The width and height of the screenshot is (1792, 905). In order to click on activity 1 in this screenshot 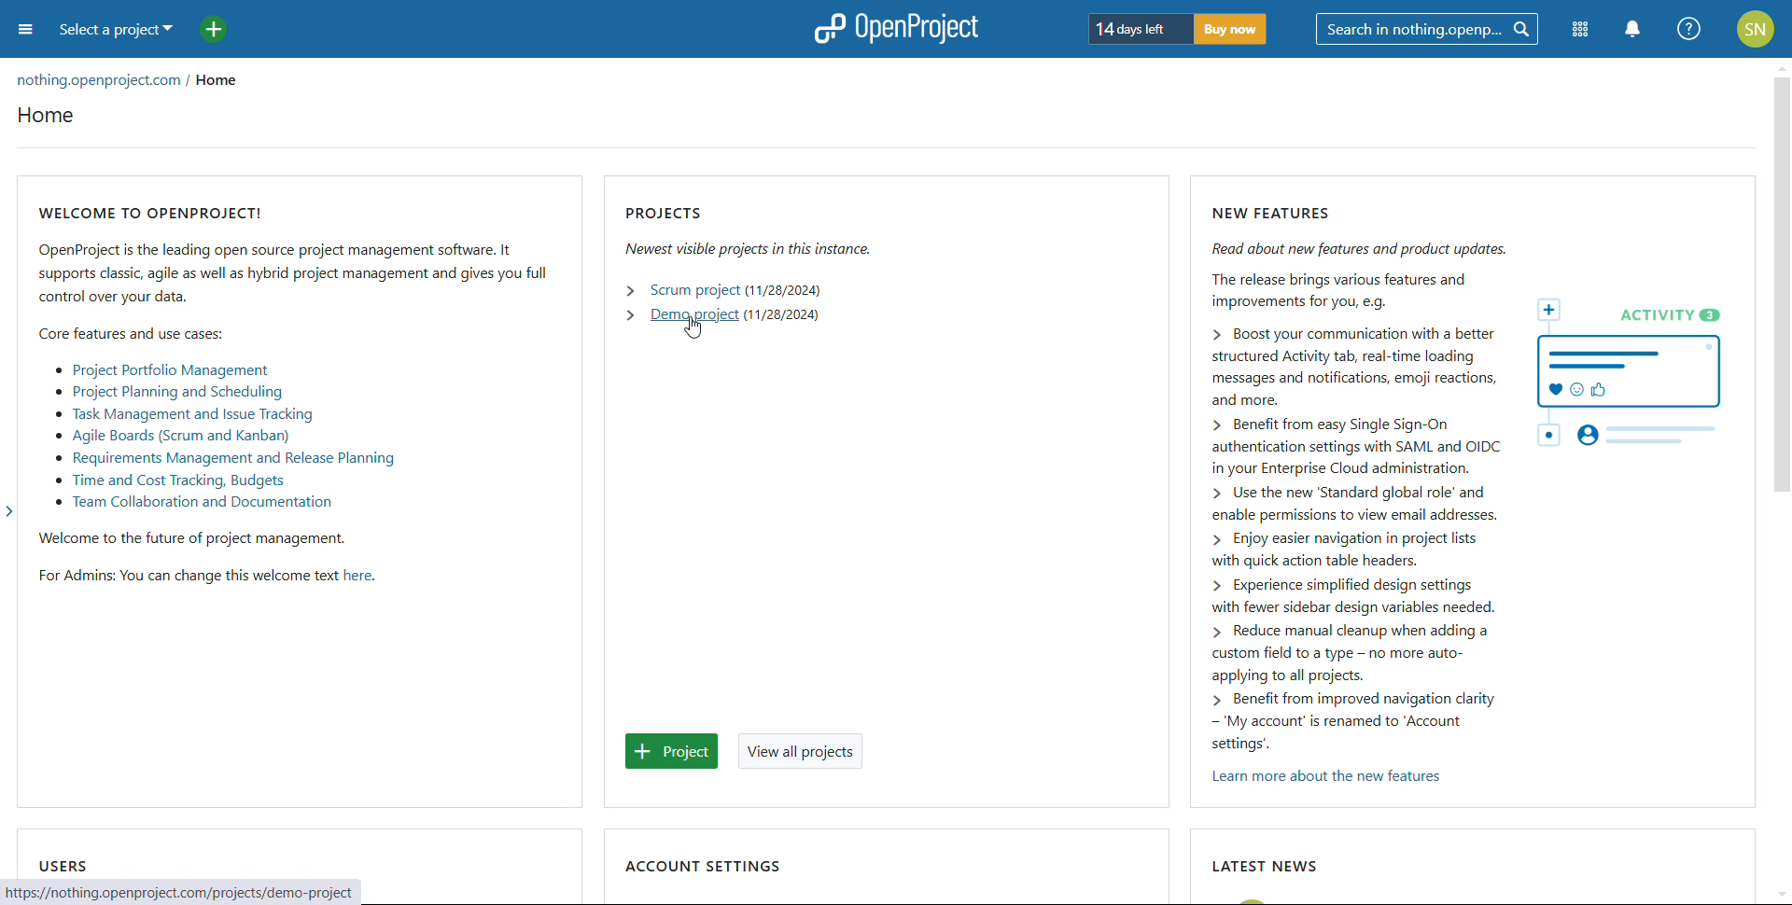, I will do `click(1629, 363)`.